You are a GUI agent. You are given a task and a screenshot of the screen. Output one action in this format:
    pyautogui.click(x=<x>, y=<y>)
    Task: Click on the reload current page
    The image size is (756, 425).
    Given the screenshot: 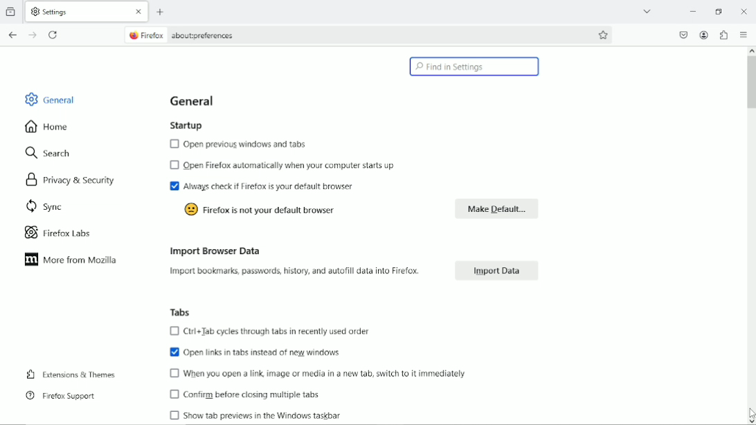 What is the action you would take?
    pyautogui.click(x=54, y=34)
    